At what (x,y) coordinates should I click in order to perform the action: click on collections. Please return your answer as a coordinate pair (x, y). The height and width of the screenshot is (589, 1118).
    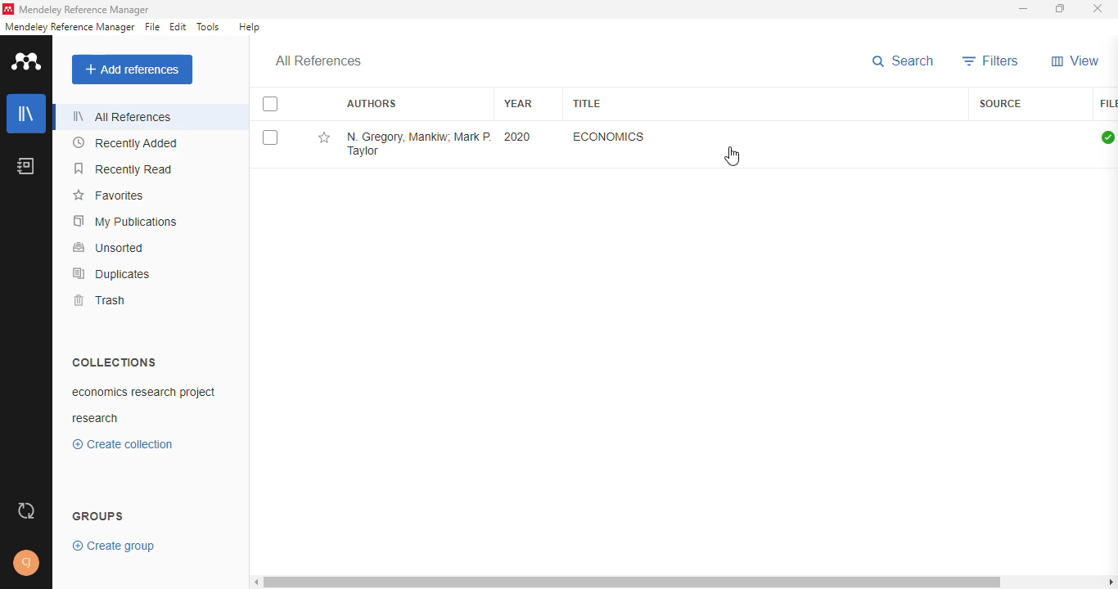
    Looking at the image, I should click on (115, 362).